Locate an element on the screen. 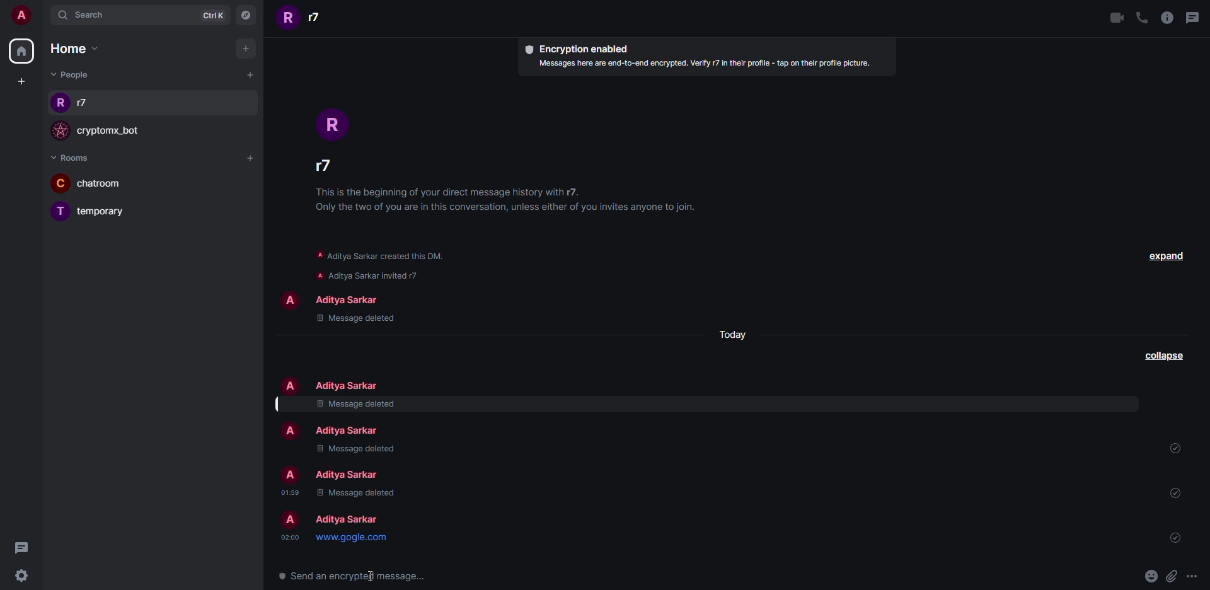 The image size is (1210, 590). profile is located at coordinates (293, 386).